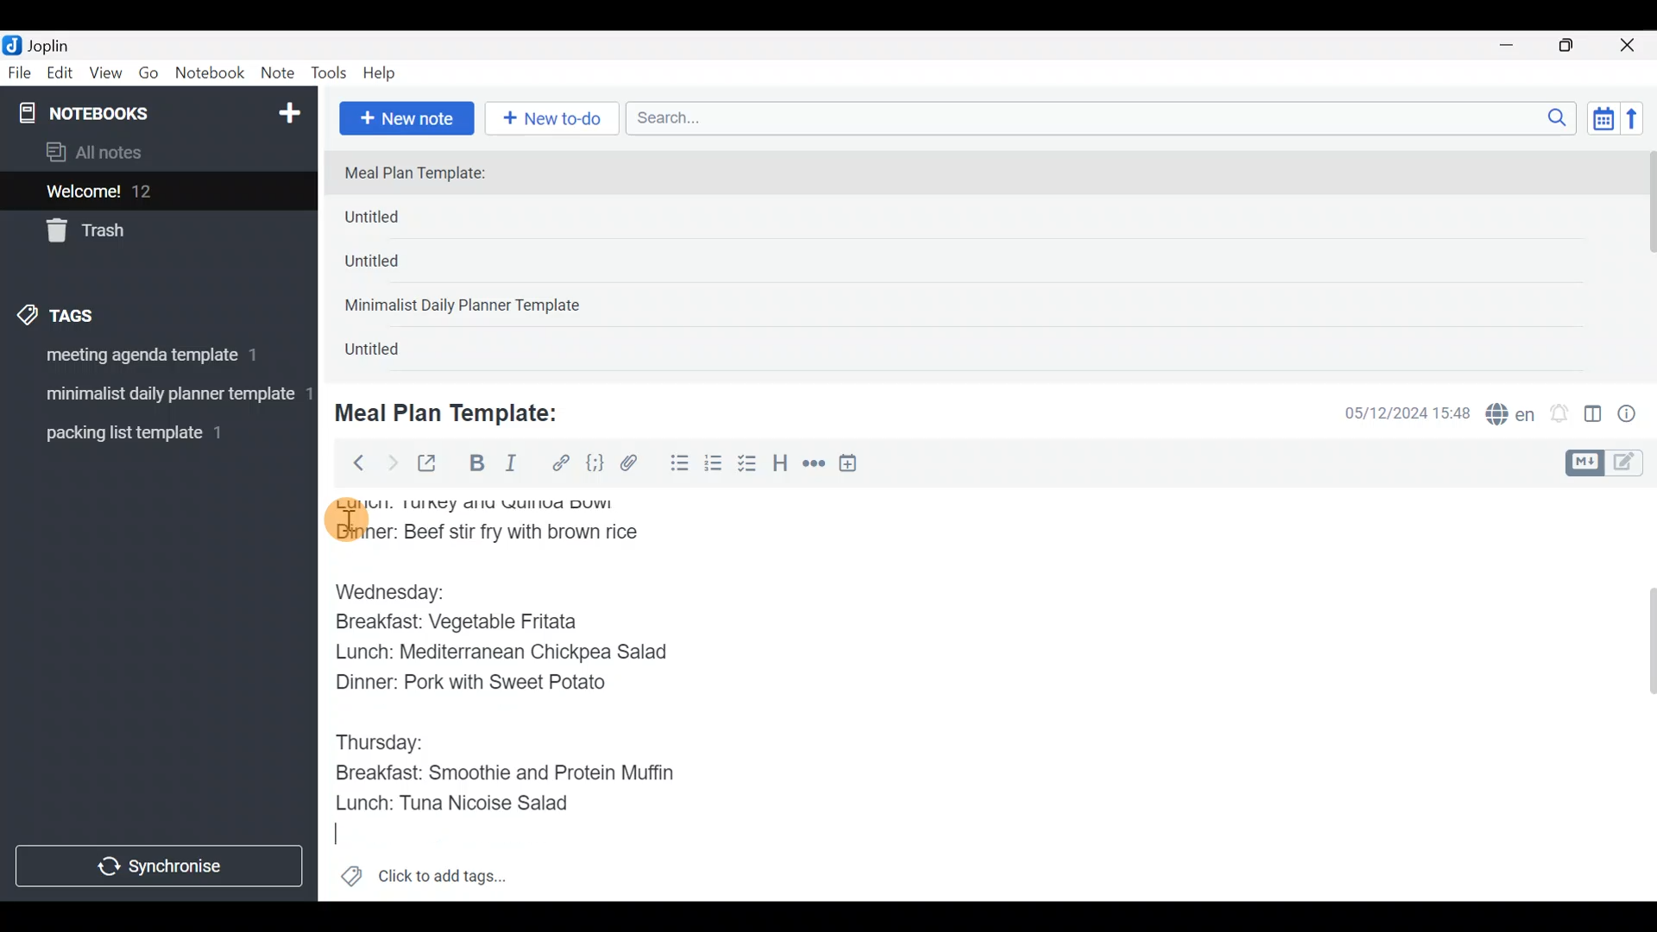 Image resolution: width=1657 pixels, height=932 pixels. What do you see at coordinates (1106, 116) in the screenshot?
I see `Search bar` at bounding box center [1106, 116].